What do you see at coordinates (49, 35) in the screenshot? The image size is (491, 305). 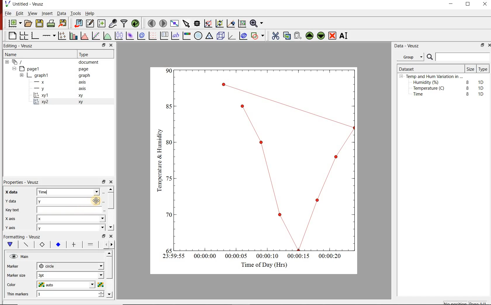 I see `add an axis to a plot` at bounding box center [49, 35].